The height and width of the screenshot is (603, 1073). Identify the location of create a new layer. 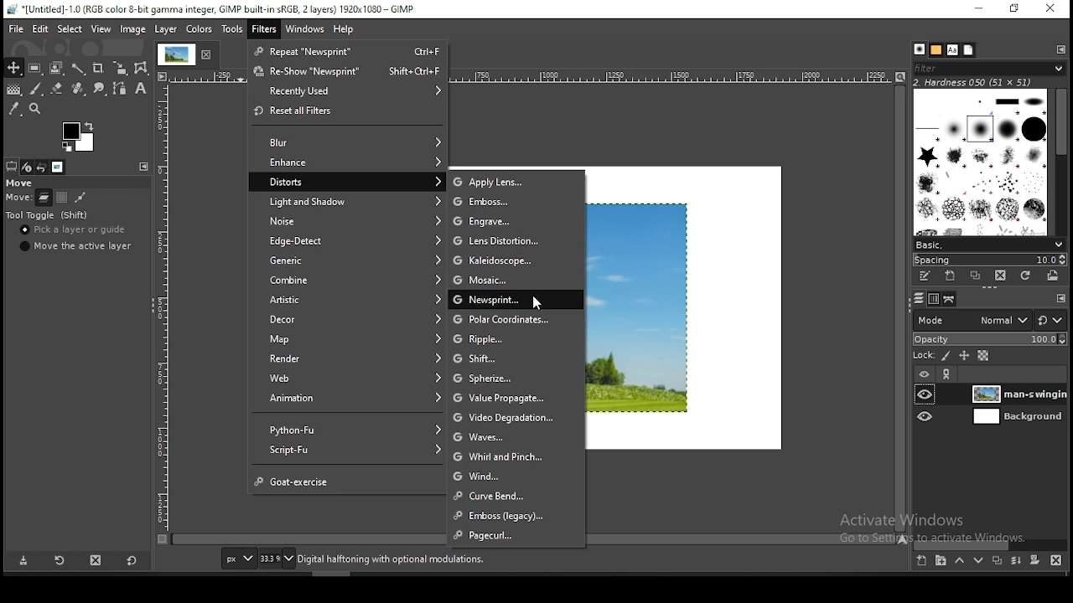
(922, 560).